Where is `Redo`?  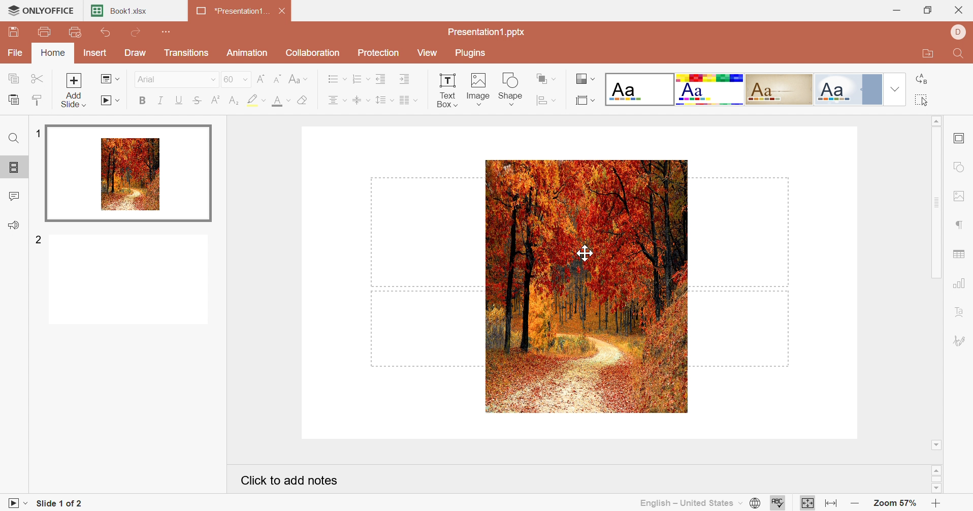 Redo is located at coordinates (137, 33).